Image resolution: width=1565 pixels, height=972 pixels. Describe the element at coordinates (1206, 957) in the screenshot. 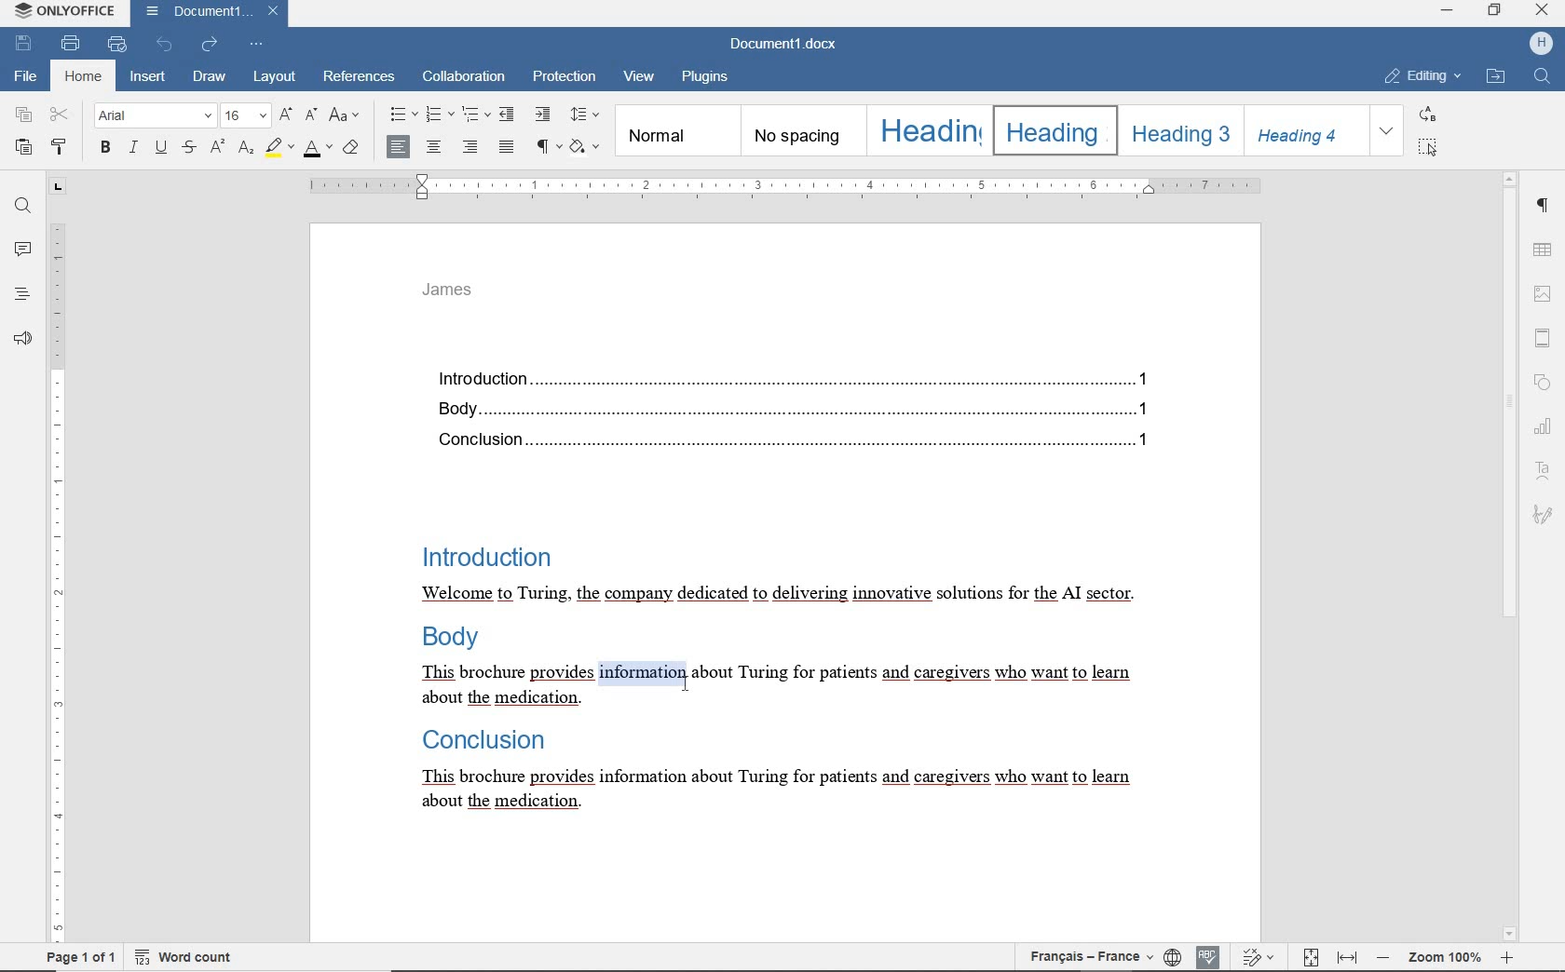

I see `SPELL CHECKING` at that location.